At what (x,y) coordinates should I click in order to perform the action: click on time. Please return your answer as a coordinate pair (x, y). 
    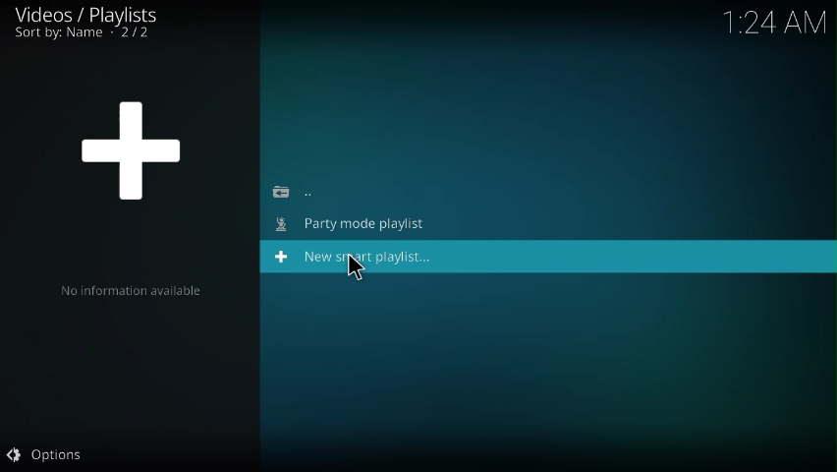
    Looking at the image, I should click on (778, 20).